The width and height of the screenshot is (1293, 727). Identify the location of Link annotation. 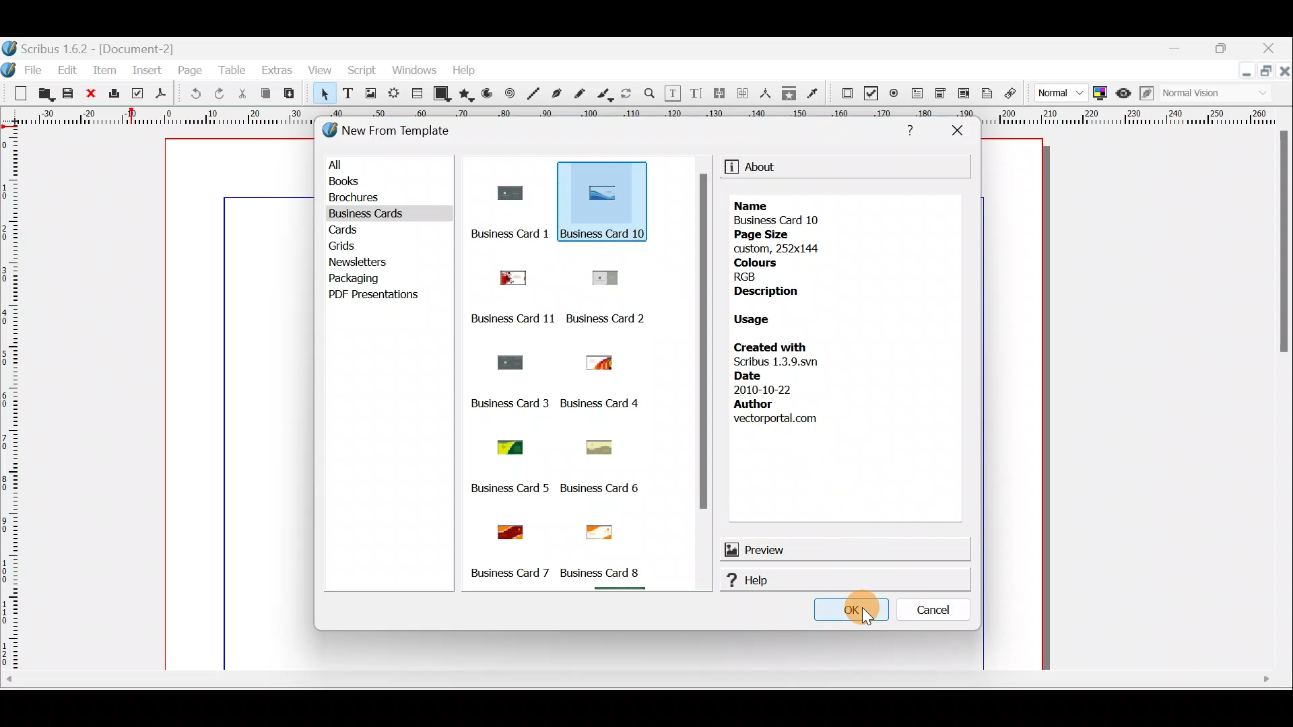
(1009, 94).